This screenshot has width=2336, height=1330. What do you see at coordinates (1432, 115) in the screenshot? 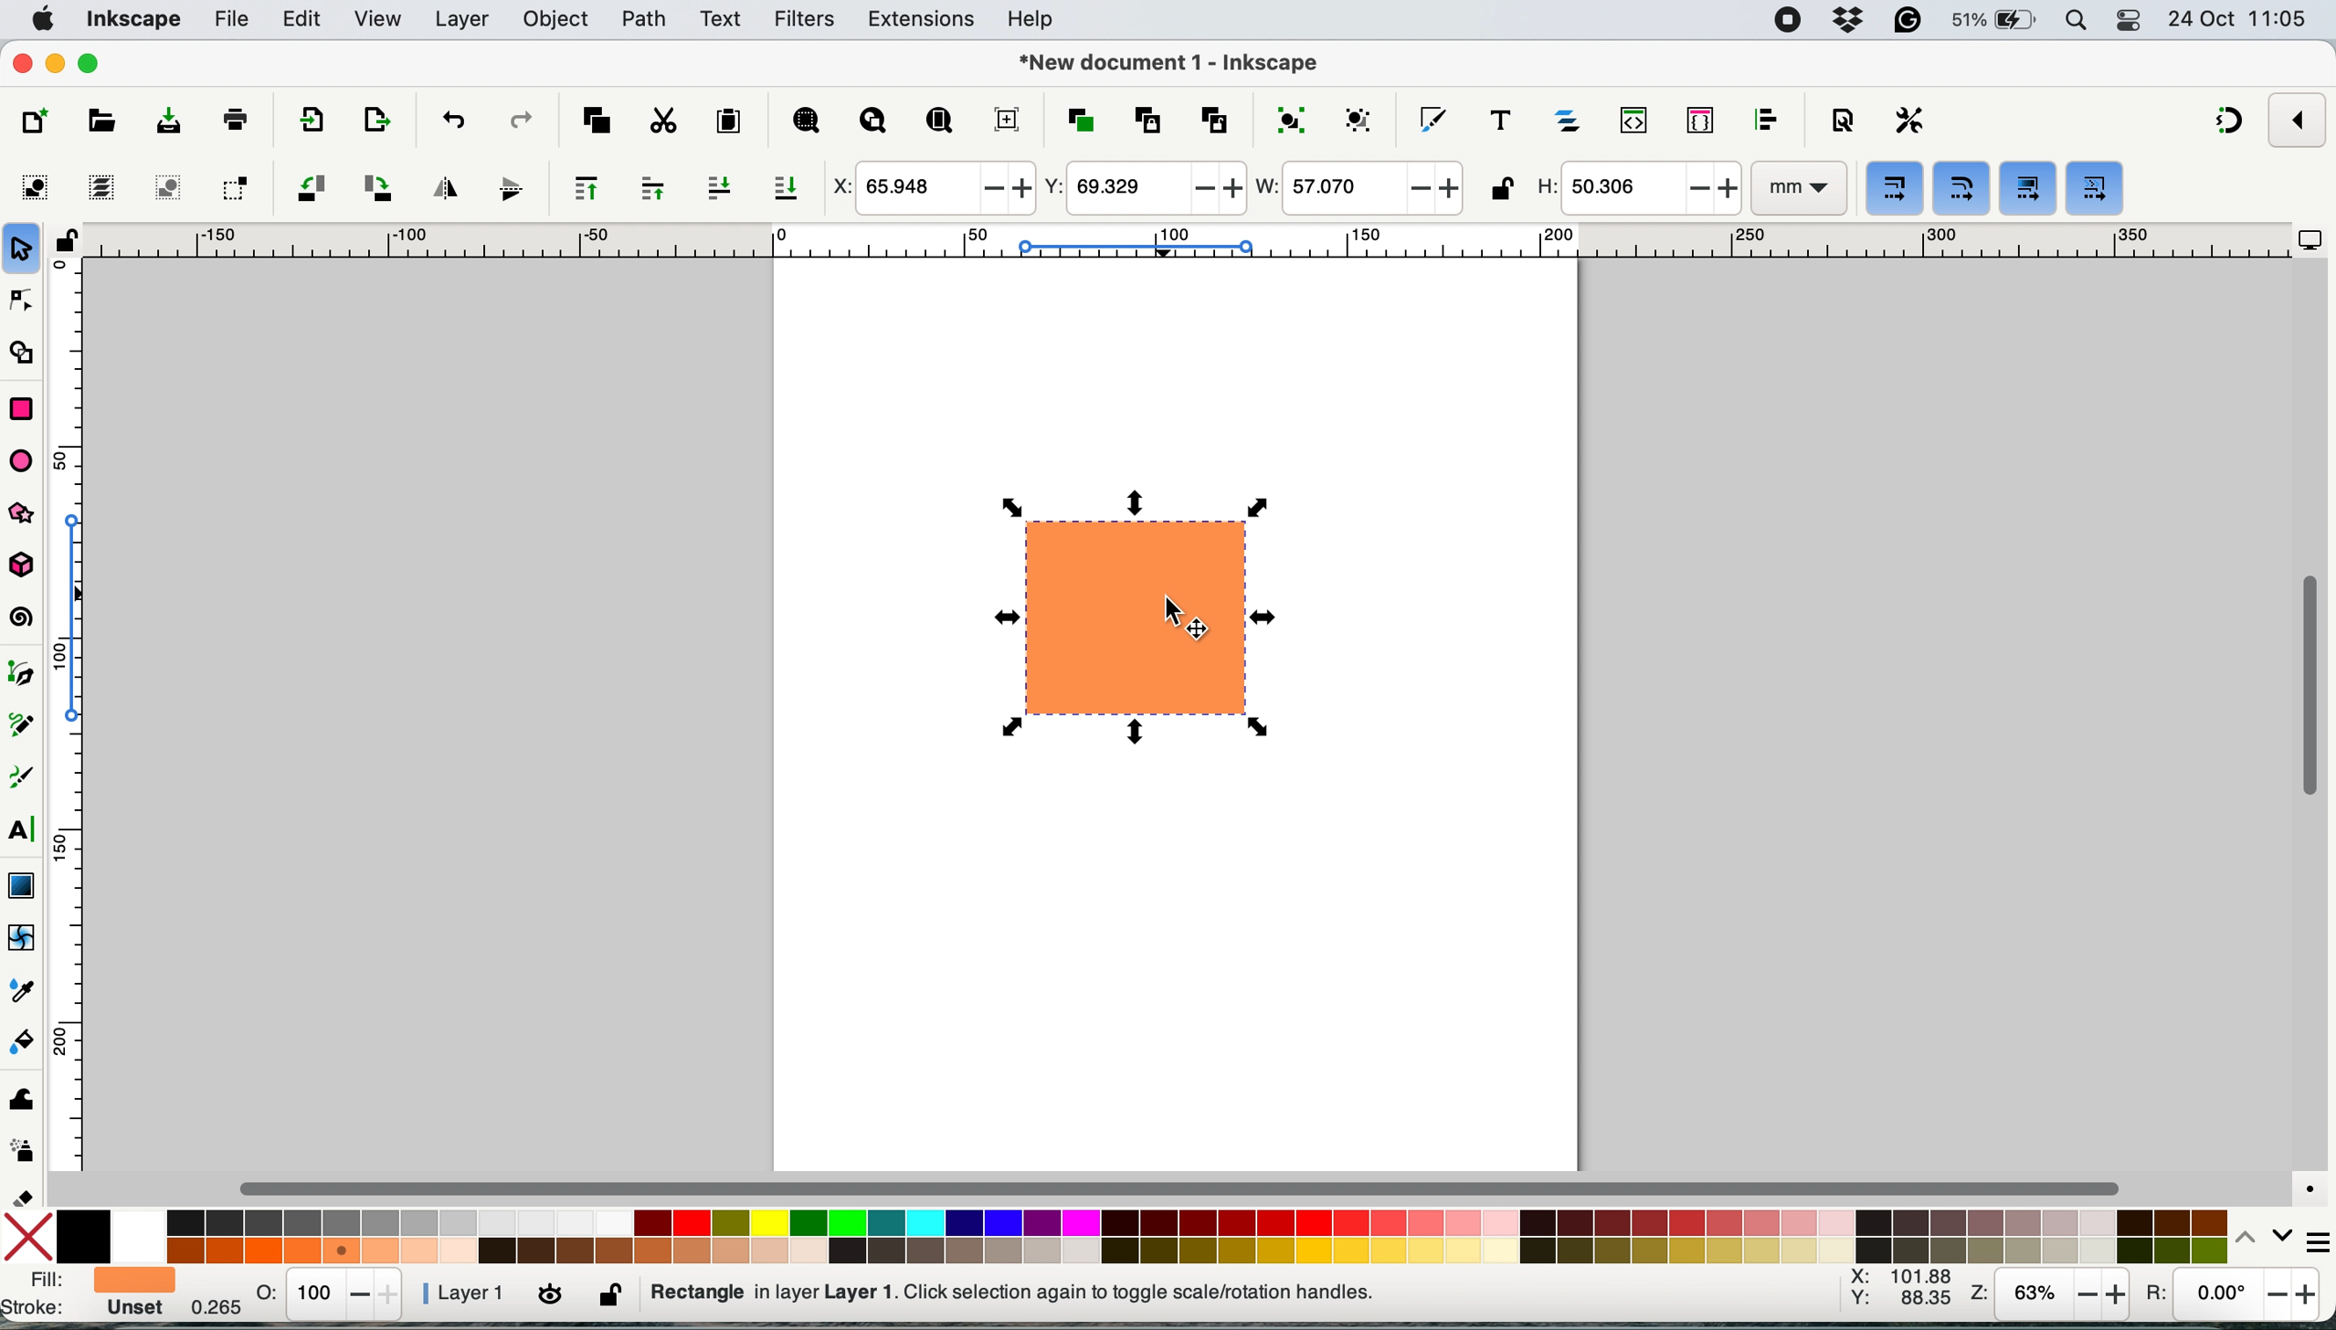
I see `fill and stroke` at bounding box center [1432, 115].